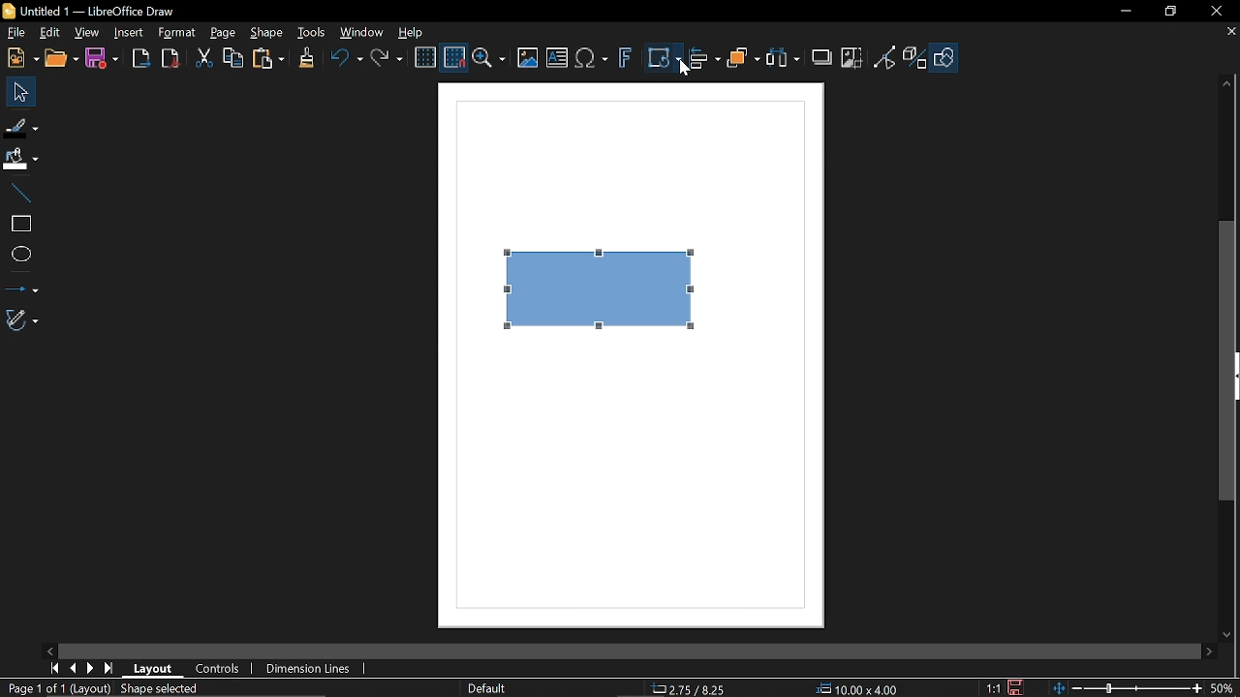 The image size is (1240, 697). Describe the element at coordinates (692, 689) in the screenshot. I see `2.75/8.25 (Cursor Position)` at that location.